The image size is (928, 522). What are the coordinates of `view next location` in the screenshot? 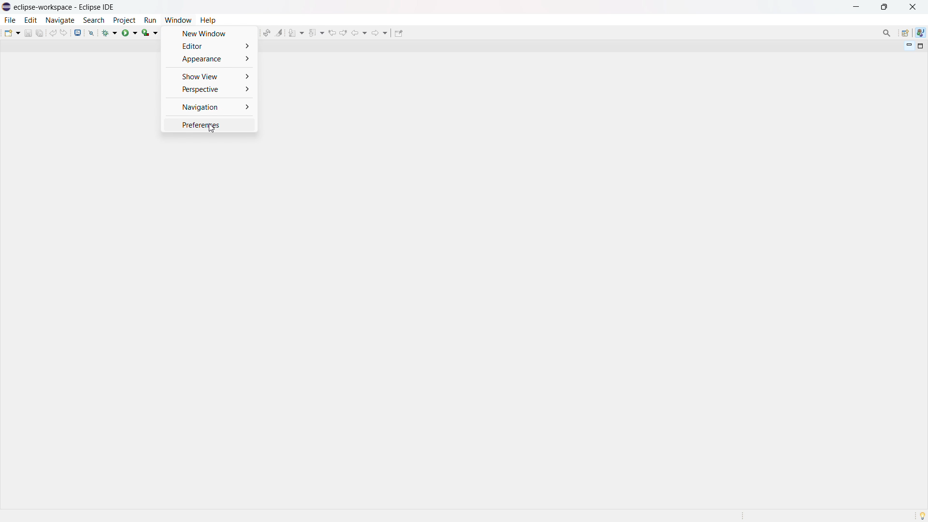 It's located at (343, 32).